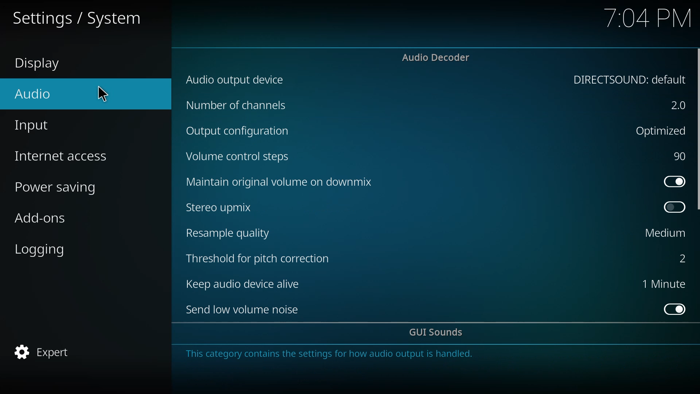  What do you see at coordinates (679, 106) in the screenshot?
I see `2` at bounding box center [679, 106].